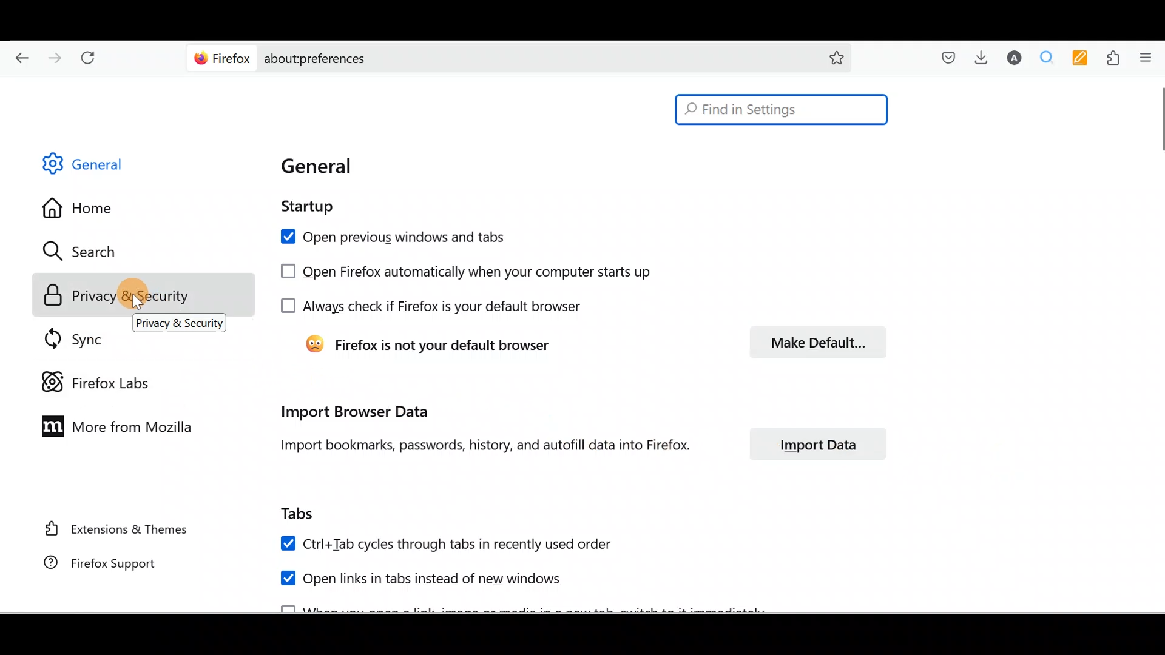 The width and height of the screenshot is (1165, 655). I want to click on Tabs, so click(308, 514).